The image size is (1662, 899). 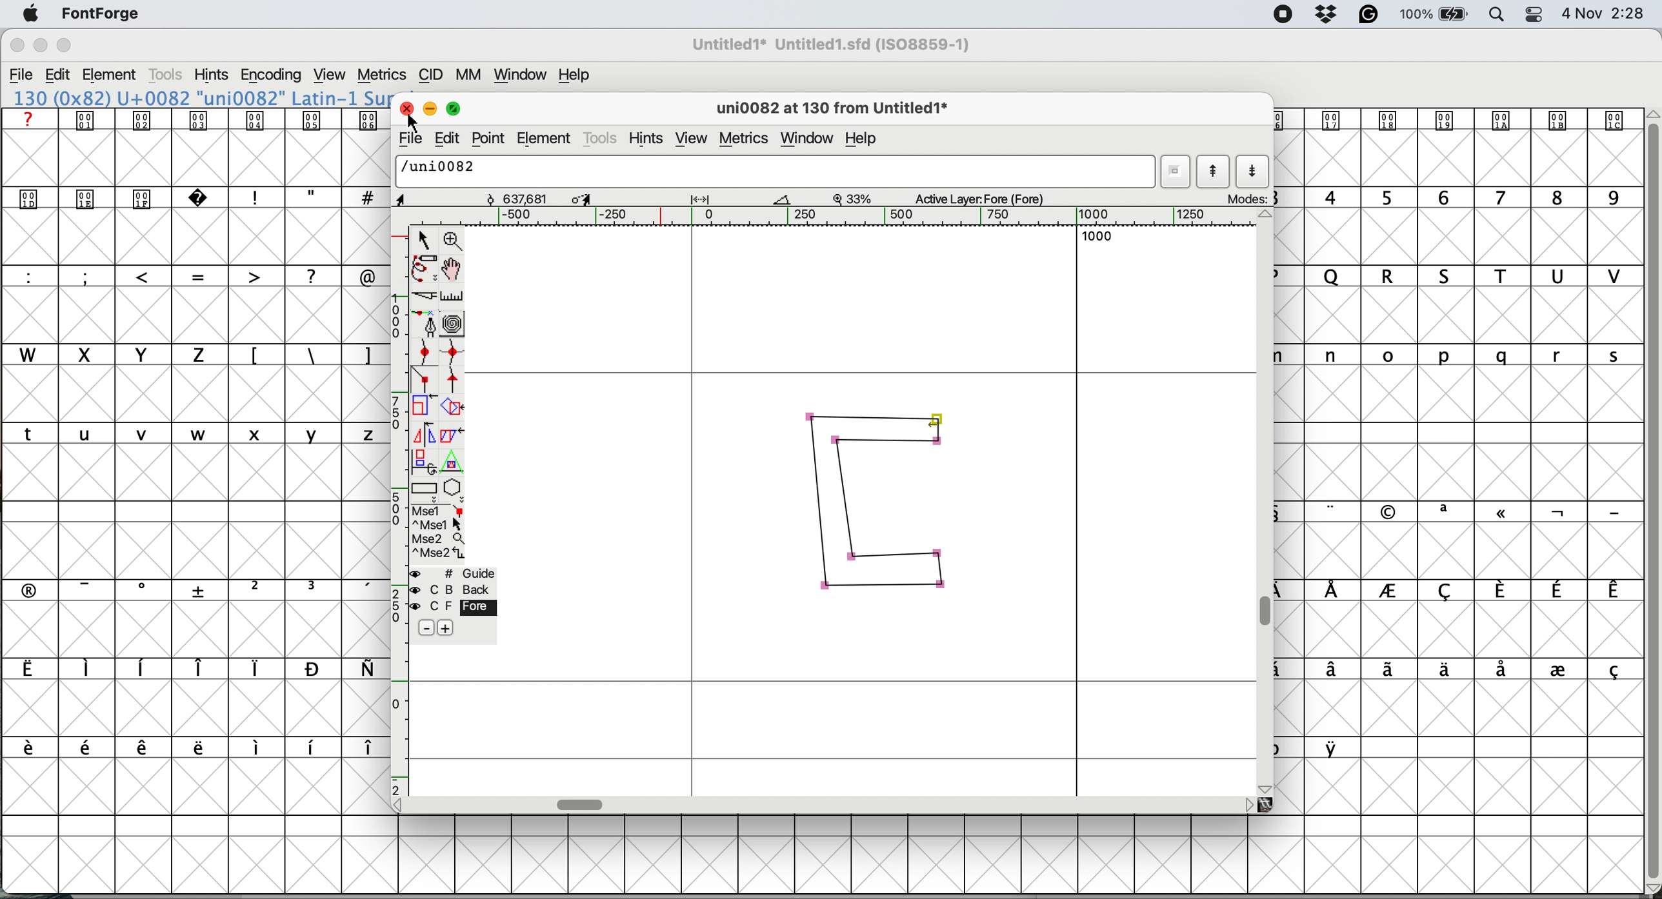 What do you see at coordinates (1336, 747) in the screenshot?
I see `symbol` at bounding box center [1336, 747].